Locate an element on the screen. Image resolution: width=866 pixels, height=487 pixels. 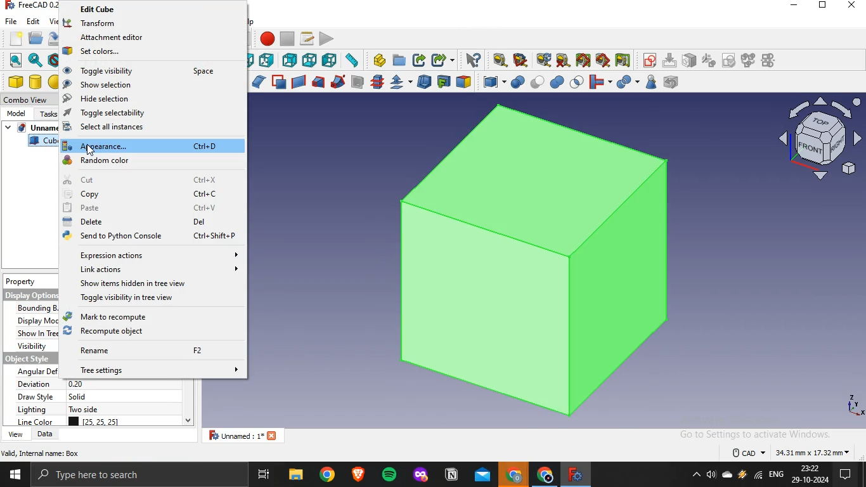
right is located at coordinates (266, 61).